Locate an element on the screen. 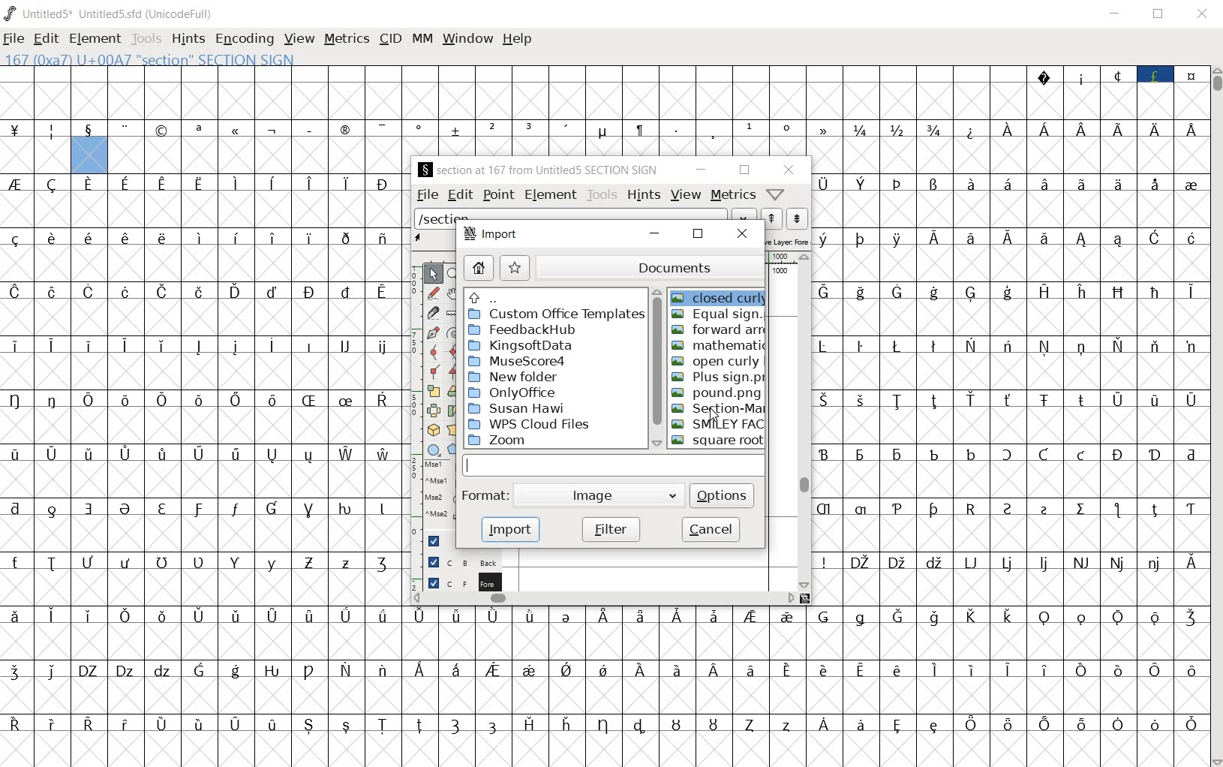  empty cells is located at coordinates (1011, 372).